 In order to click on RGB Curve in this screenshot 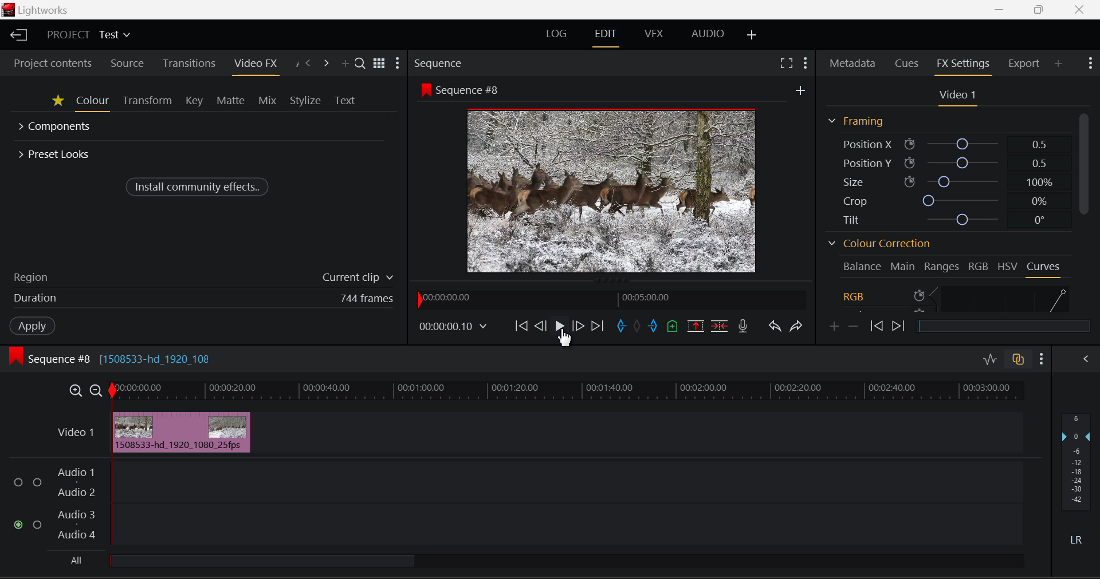, I will do `click(956, 298)`.